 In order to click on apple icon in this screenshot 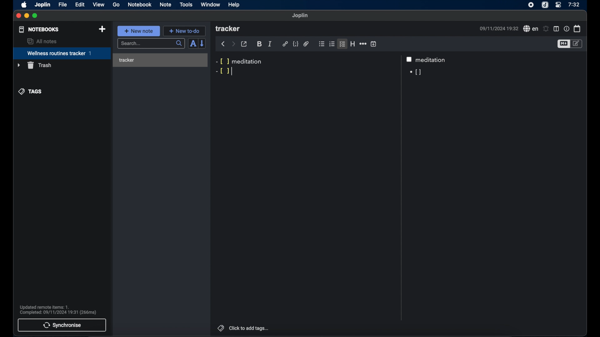, I will do `click(24, 5)`.